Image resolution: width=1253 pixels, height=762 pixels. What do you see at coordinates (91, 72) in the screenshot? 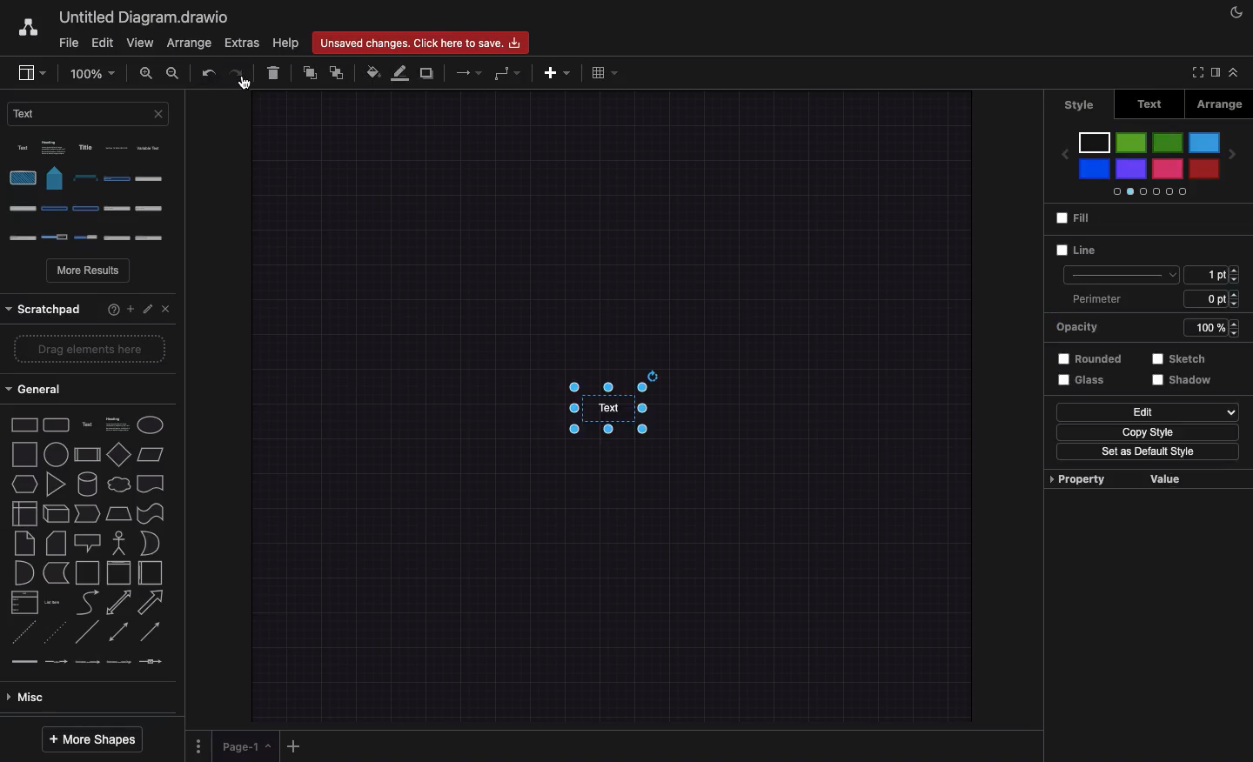
I see `Zoom` at bounding box center [91, 72].